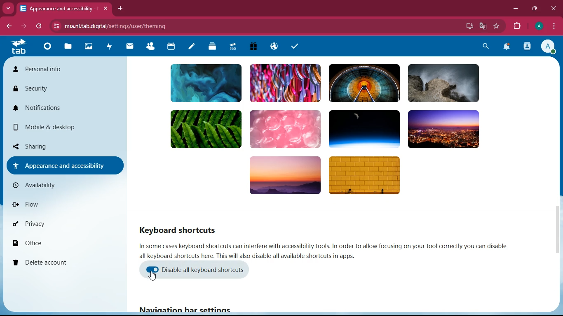  I want to click on minimize, so click(514, 9).